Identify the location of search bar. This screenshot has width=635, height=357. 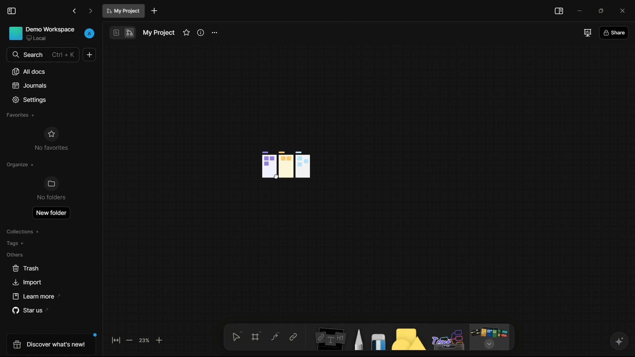
(42, 55).